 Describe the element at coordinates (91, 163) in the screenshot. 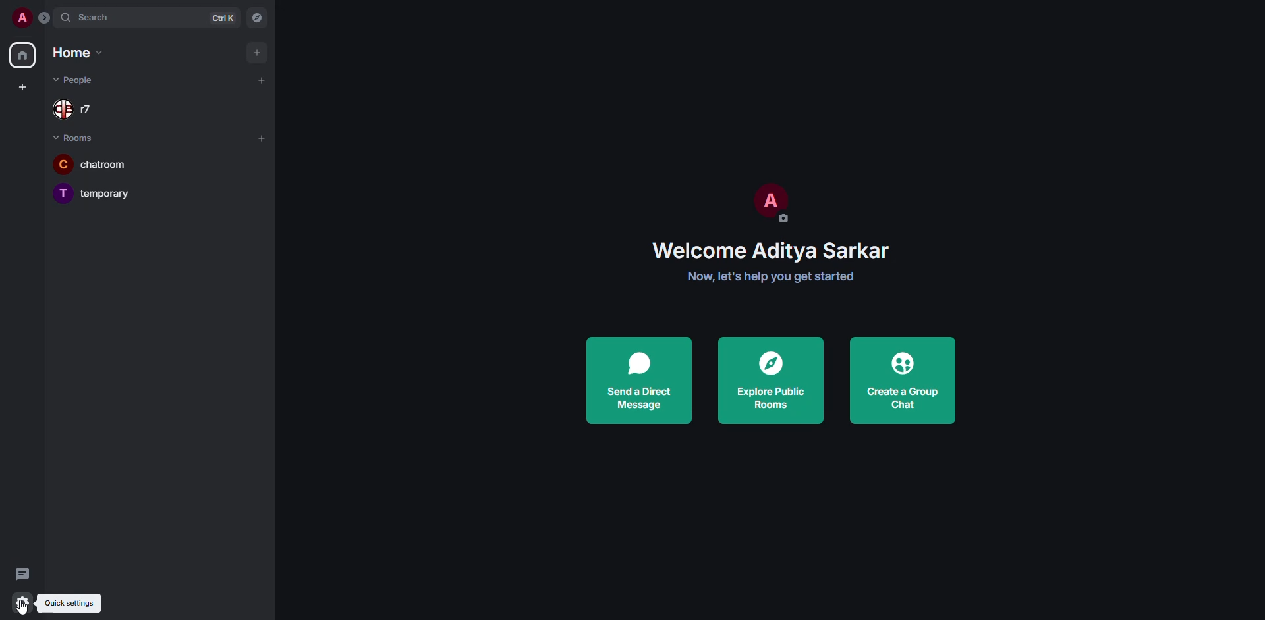

I see `chatroom` at that location.